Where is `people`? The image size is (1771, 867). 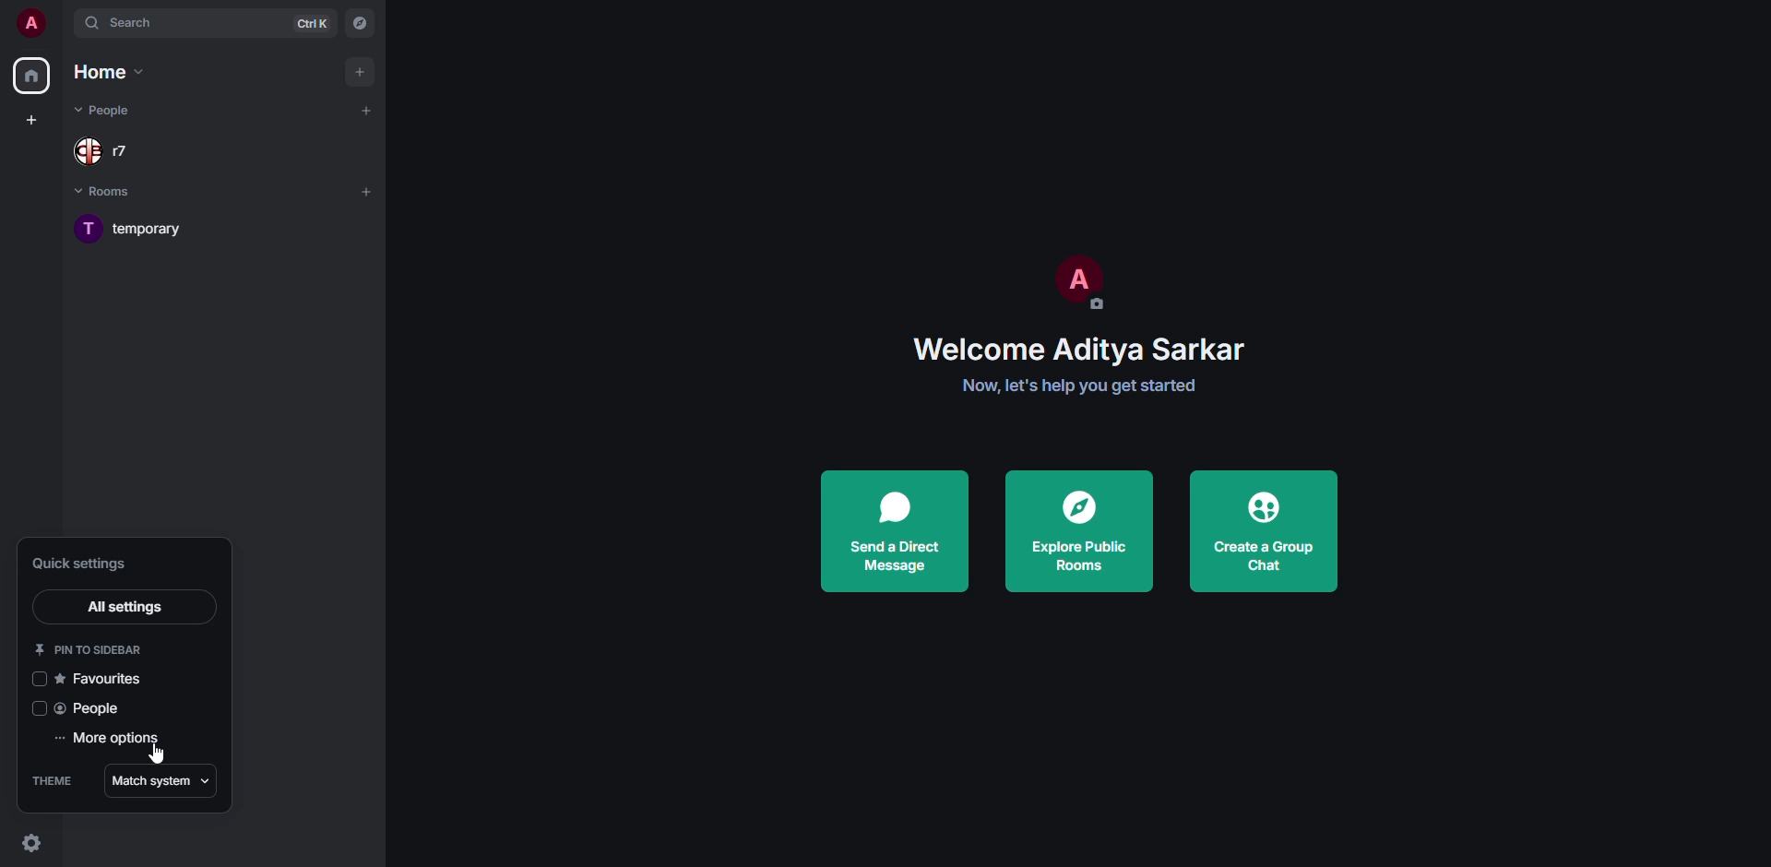
people is located at coordinates (92, 707).